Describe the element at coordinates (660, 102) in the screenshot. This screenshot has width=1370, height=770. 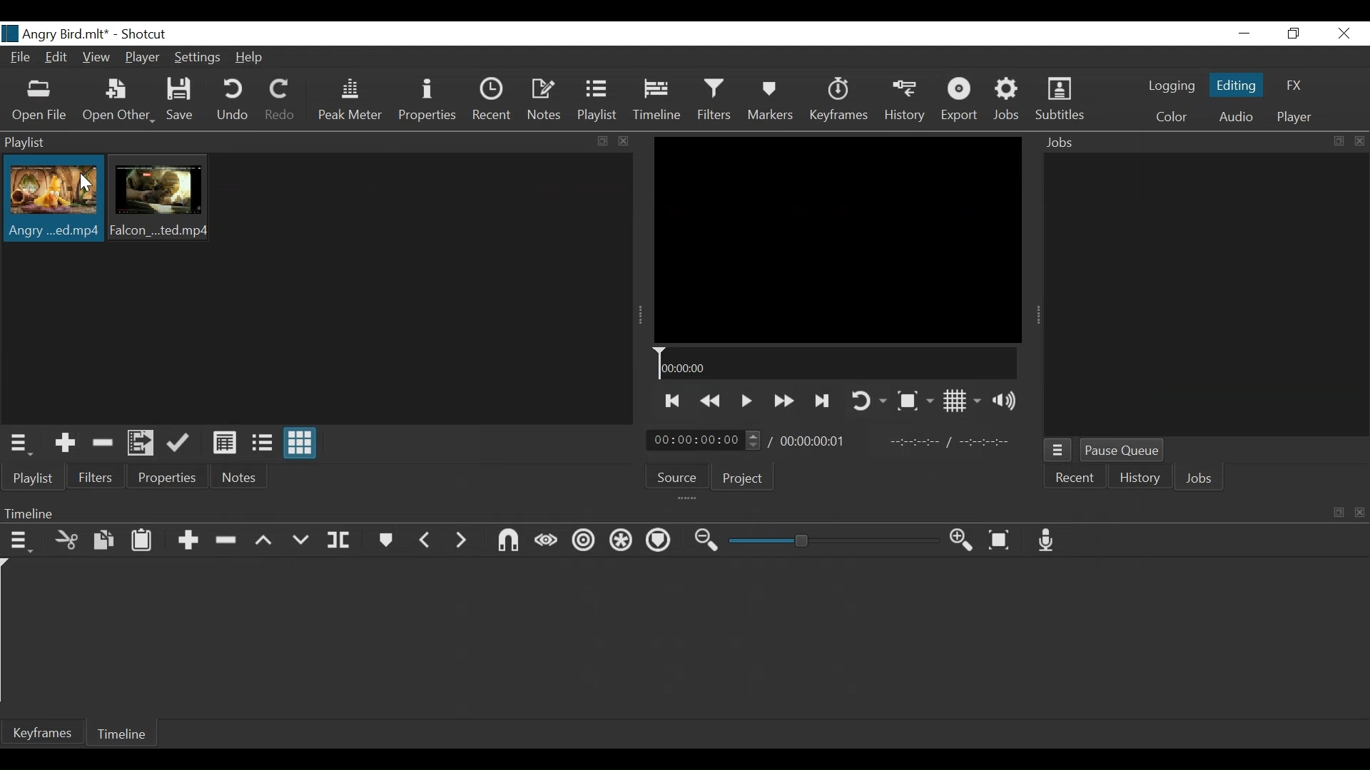
I see `Tiemeline` at that location.